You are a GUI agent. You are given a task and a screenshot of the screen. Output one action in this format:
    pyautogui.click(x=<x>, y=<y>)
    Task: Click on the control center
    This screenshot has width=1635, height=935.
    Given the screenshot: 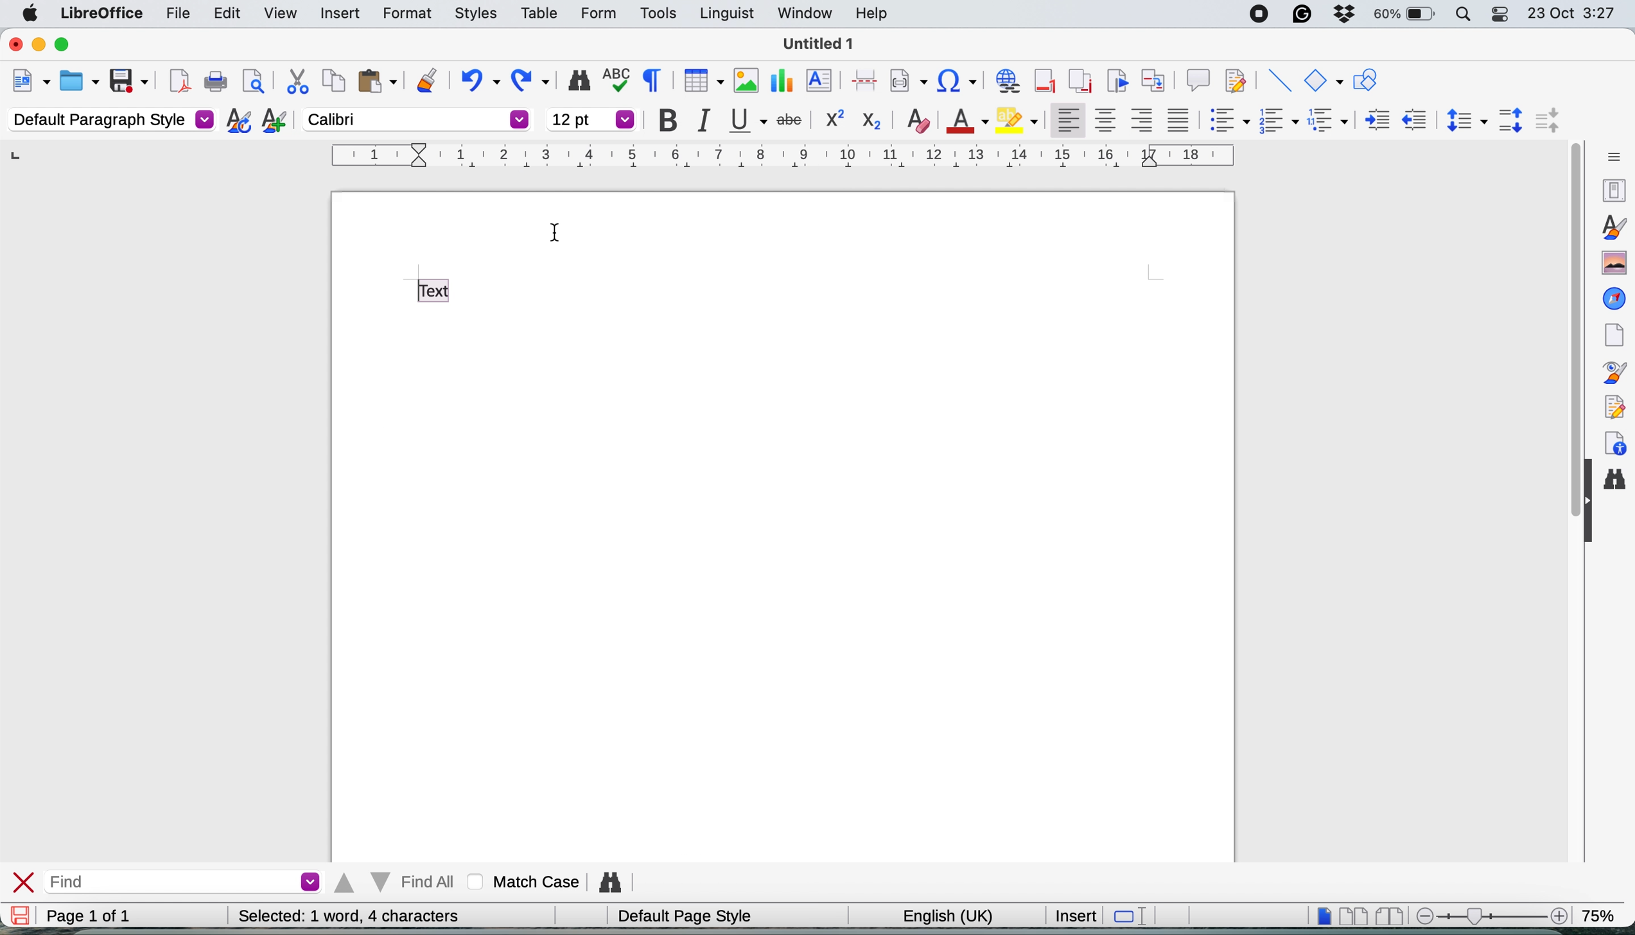 What is the action you would take?
    pyautogui.click(x=1502, y=16)
    